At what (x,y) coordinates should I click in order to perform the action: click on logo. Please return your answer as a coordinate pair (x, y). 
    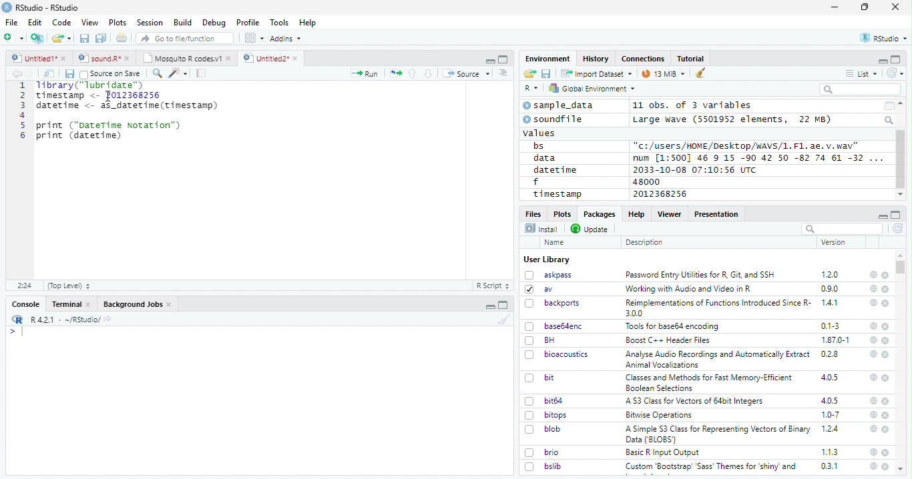
    Looking at the image, I should click on (7, 7).